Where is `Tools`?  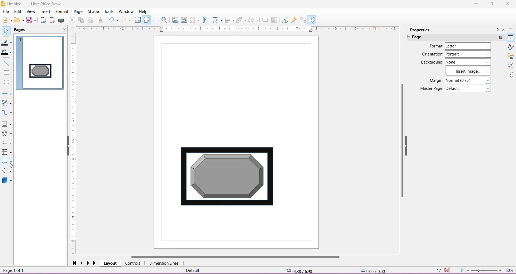
Tools is located at coordinates (107, 11).